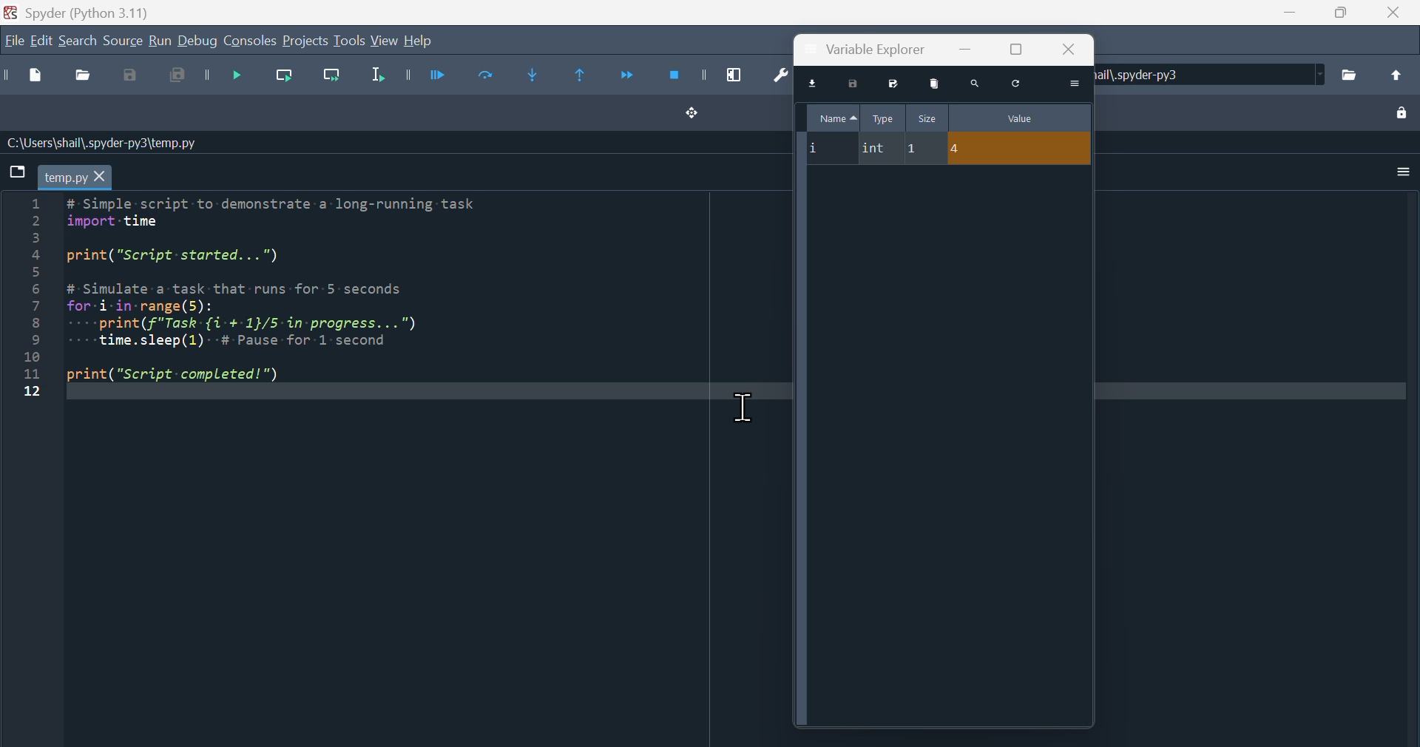 This screenshot has width=1420, height=747. Describe the element at coordinates (882, 117) in the screenshot. I see `Type` at that location.